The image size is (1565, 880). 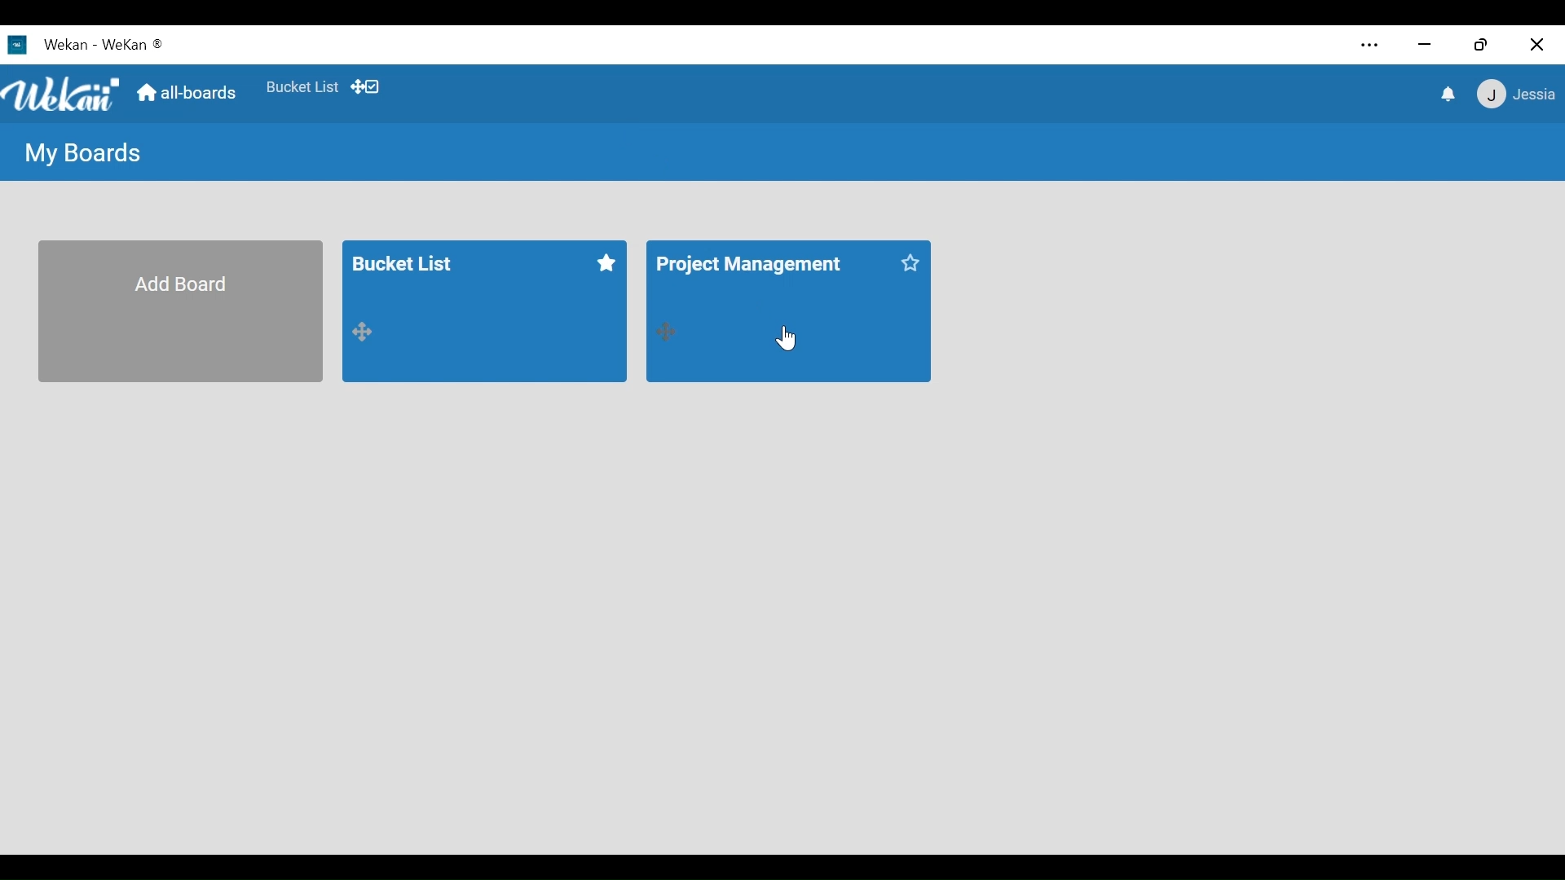 I want to click on Add Board, so click(x=182, y=313).